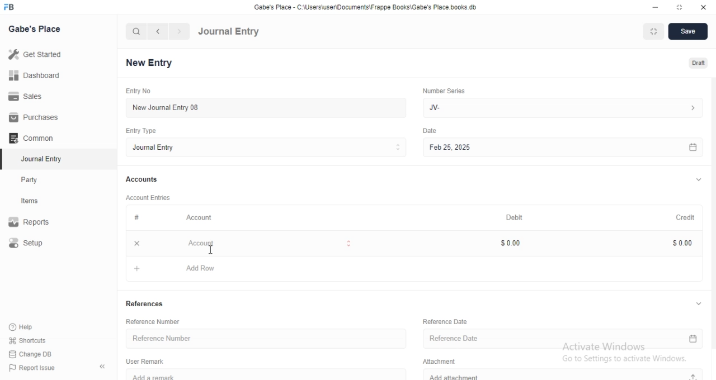  Describe the element at coordinates (698, 180) in the screenshot. I see `expand/collapse` at that location.